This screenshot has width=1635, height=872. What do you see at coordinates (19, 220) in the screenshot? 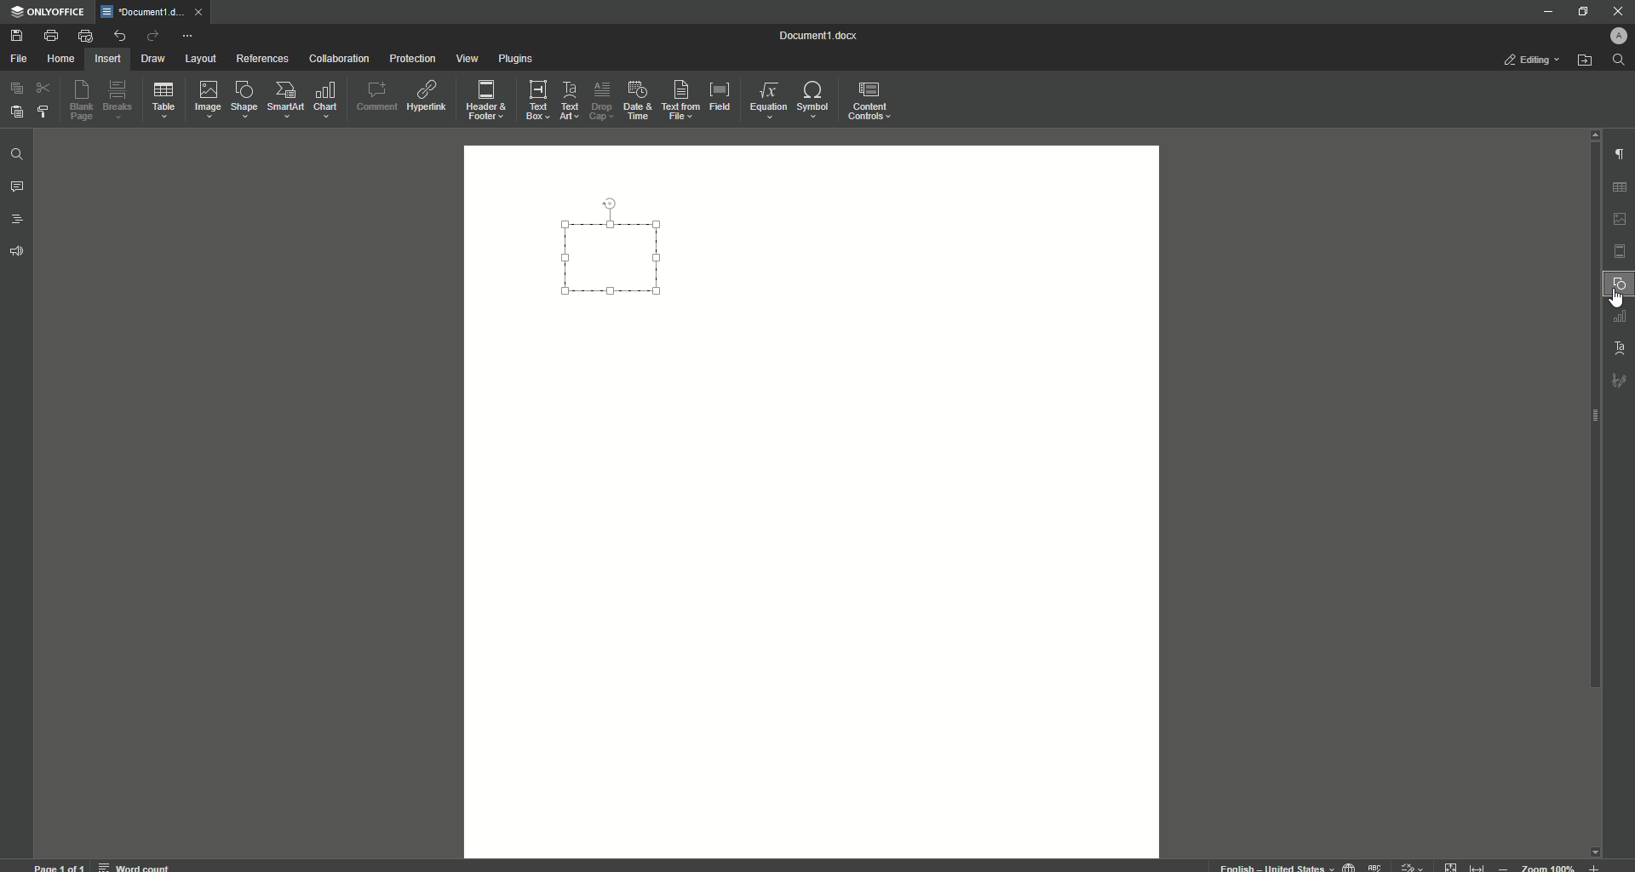
I see `Headings` at bounding box center [19, 220].